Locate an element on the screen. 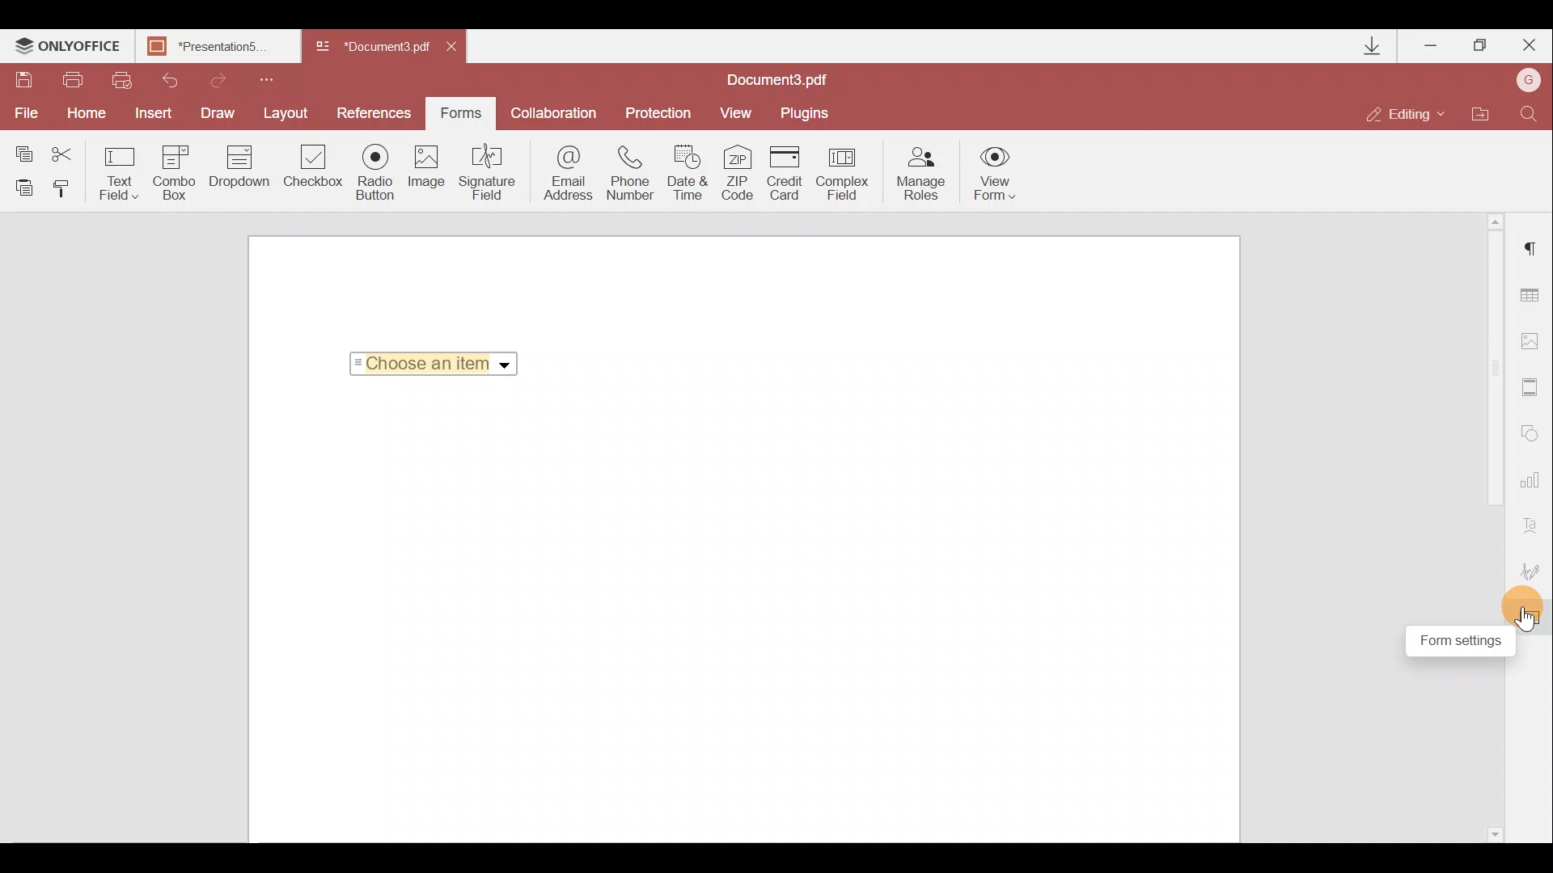 This screenshot has height=873, width=1553. Combo box is located at coordinates (175, 170).